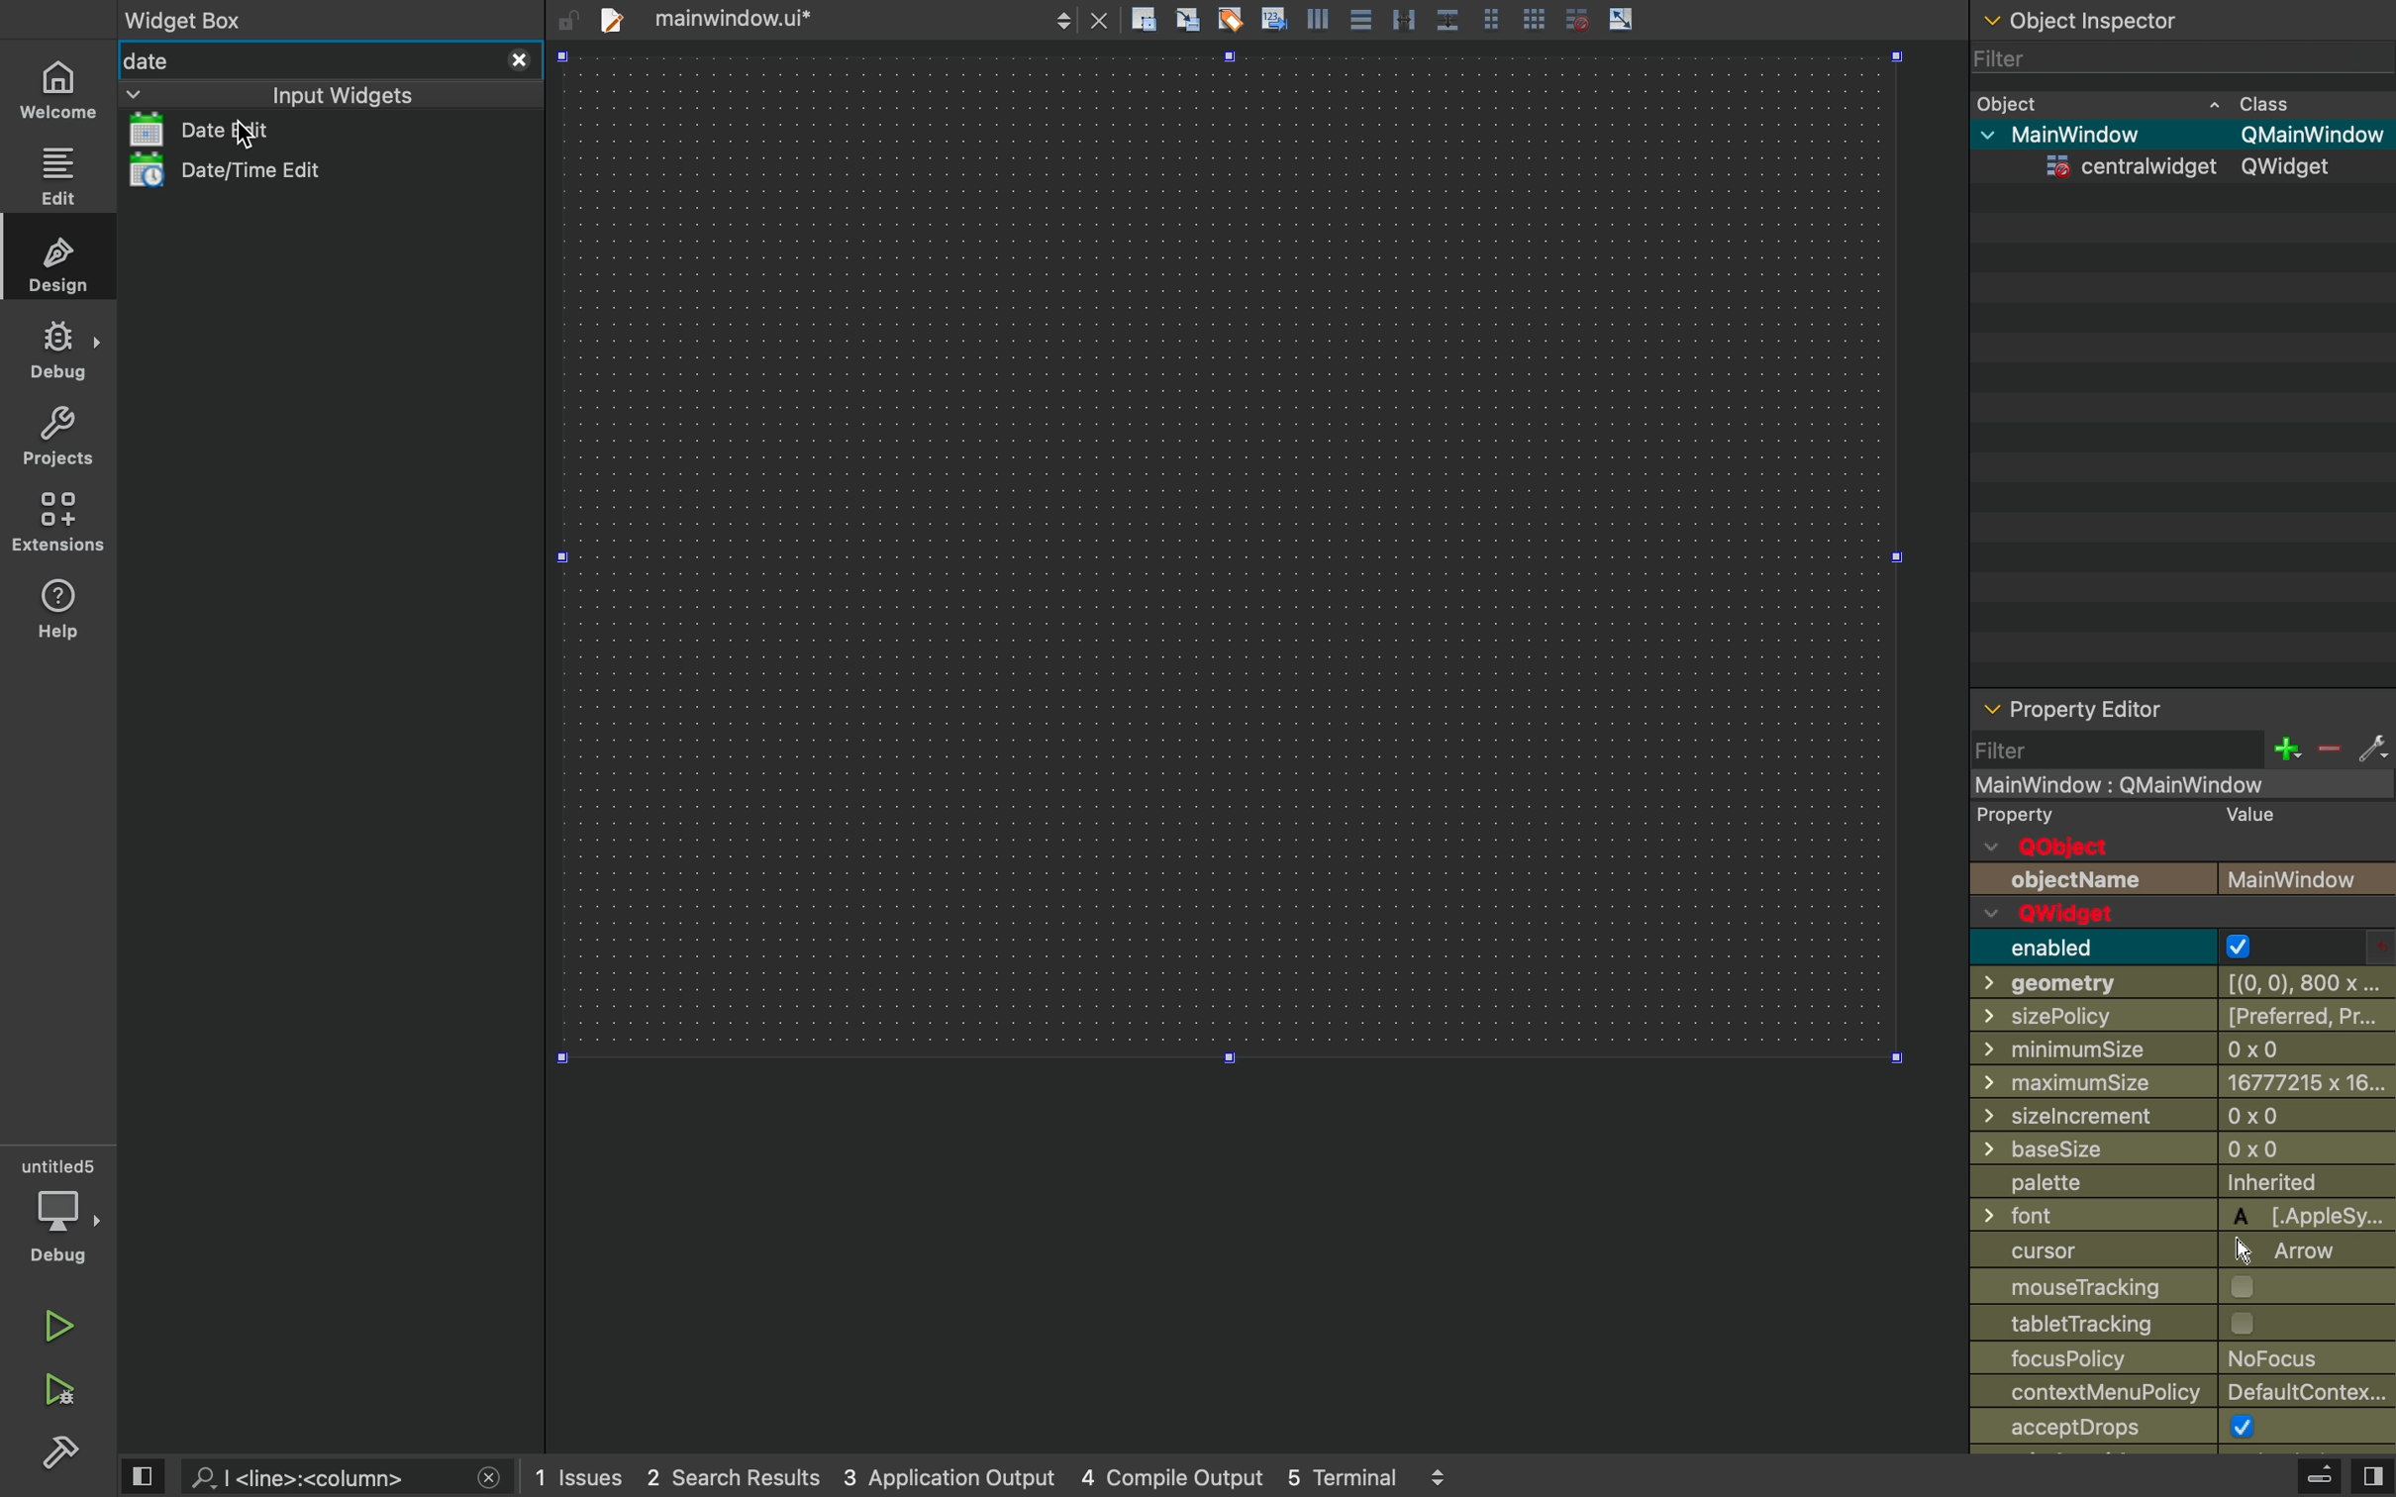 The height and width of the screenshot is (1497, 2396). What do you see at coordinates (2114, 748) in the screenshot?
I see `filter` at bounding box center [2114, 748].